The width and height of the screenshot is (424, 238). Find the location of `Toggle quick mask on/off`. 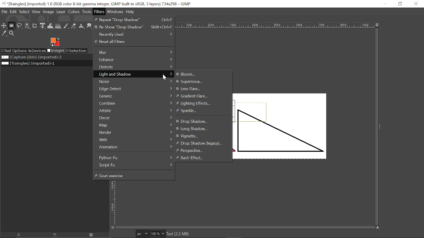

Toggle quick mask on/off is located at coordinates (113, 228).